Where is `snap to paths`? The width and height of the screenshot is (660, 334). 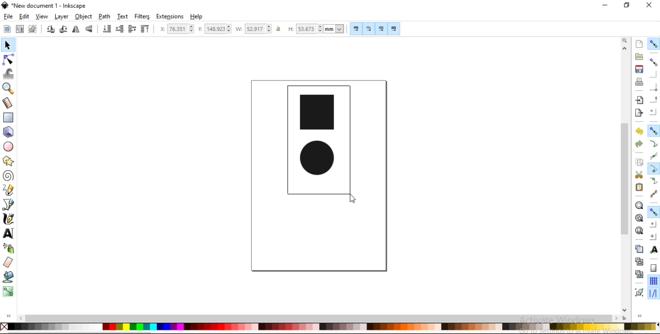
snap to paths is located at coordinates (654, 143).